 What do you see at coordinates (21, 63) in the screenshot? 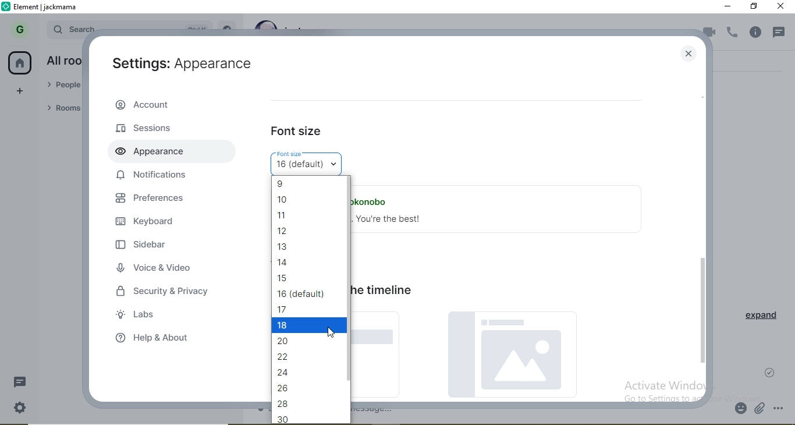
I see `home` at bounding box center [21, 63].